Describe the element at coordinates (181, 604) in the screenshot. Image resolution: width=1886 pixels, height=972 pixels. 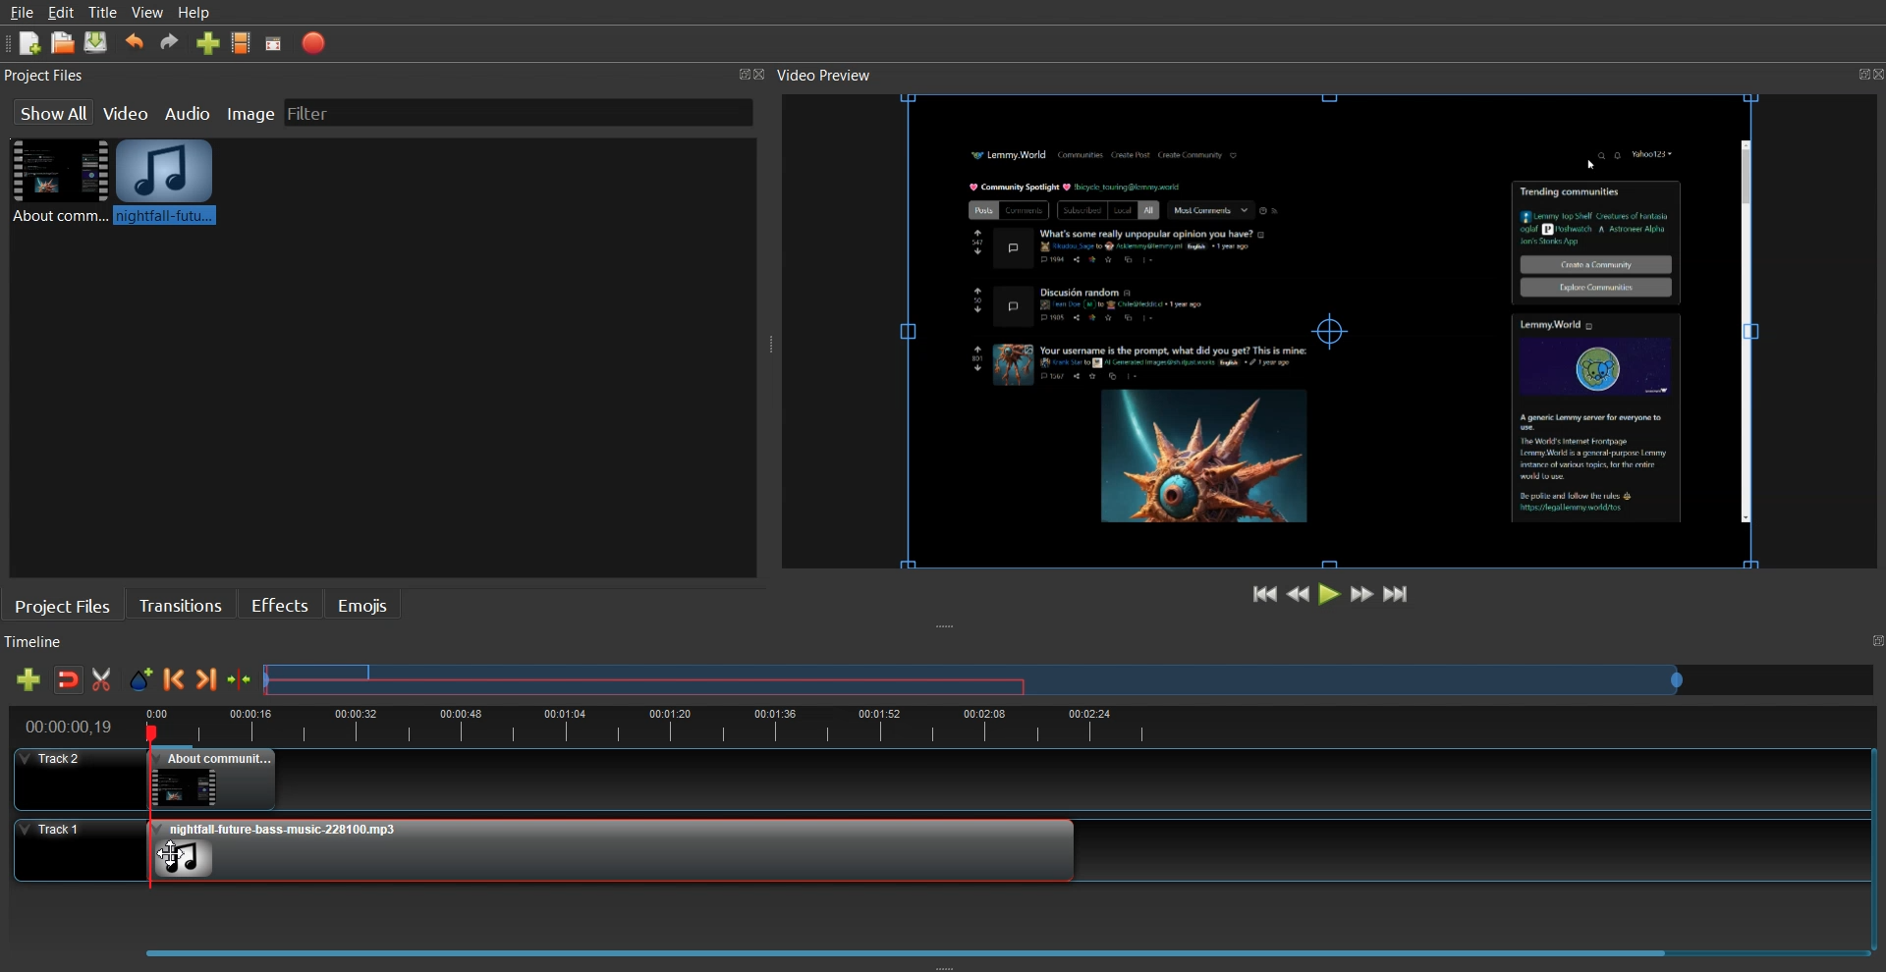
I see `Transition` at that location.